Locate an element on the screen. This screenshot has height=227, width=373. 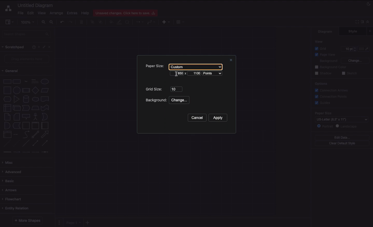
Paper size is located at coordinates (153, 66).